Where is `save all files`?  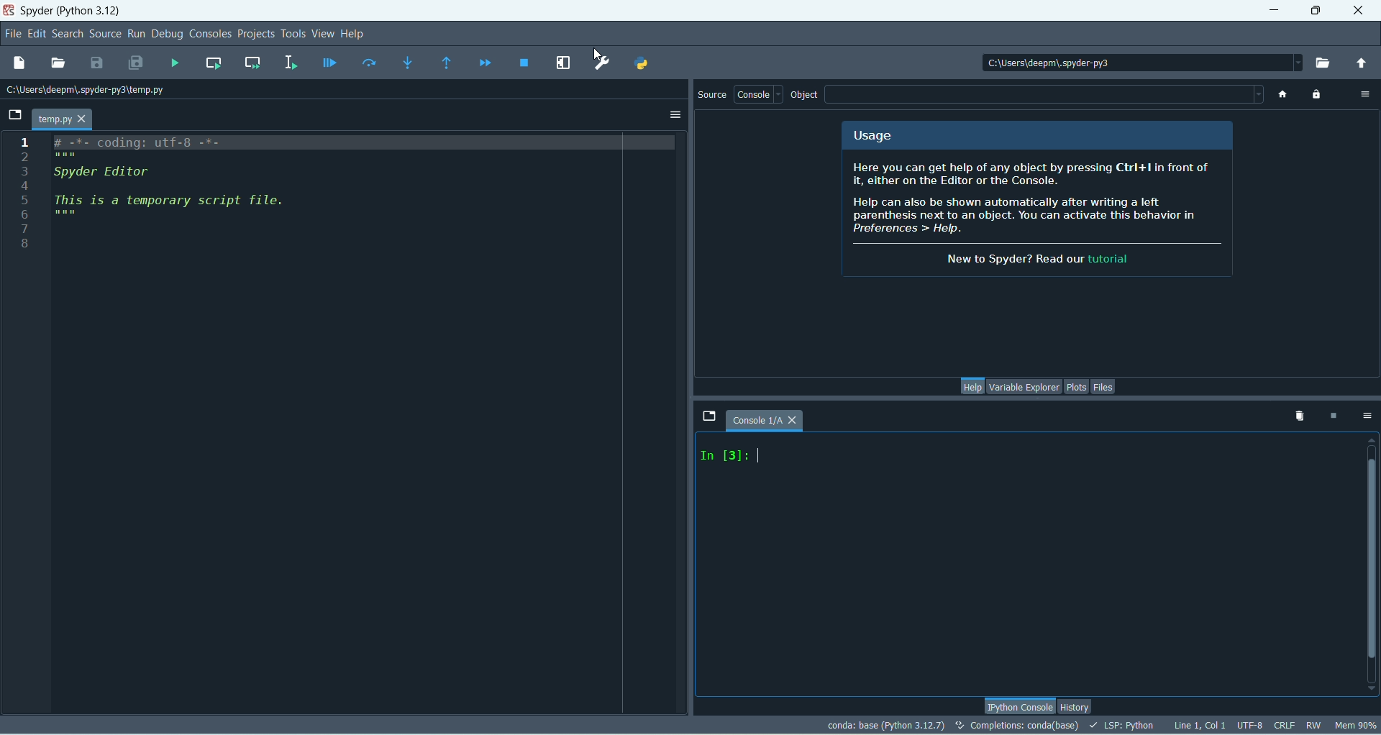
save all files is located at coordinates (137, 62).